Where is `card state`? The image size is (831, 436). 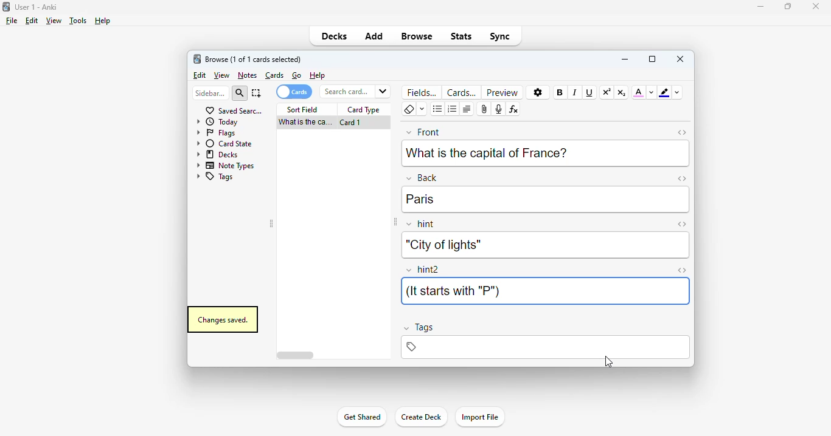 card state is located at coordinates (224, 143).